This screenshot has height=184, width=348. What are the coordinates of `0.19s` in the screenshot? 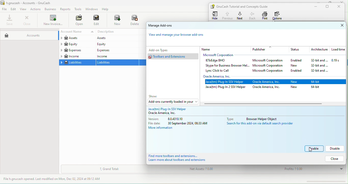 It's located at (338, 60).